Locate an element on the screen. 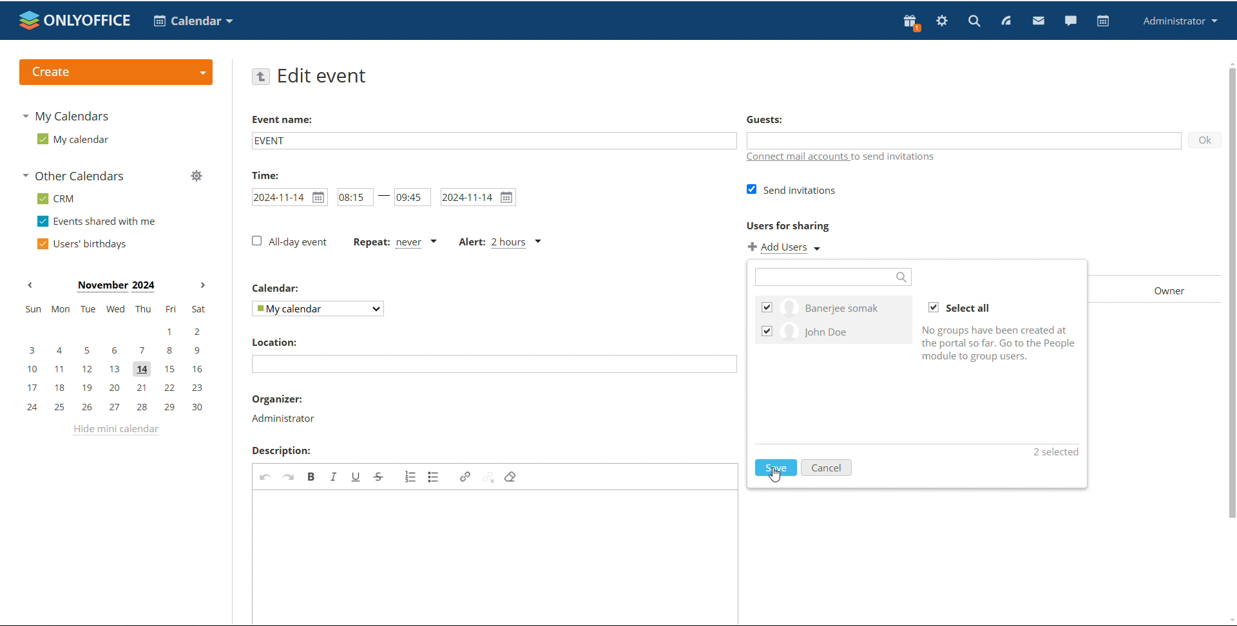 The image size is (1237, 626). link is located at coordinates (466, 477).